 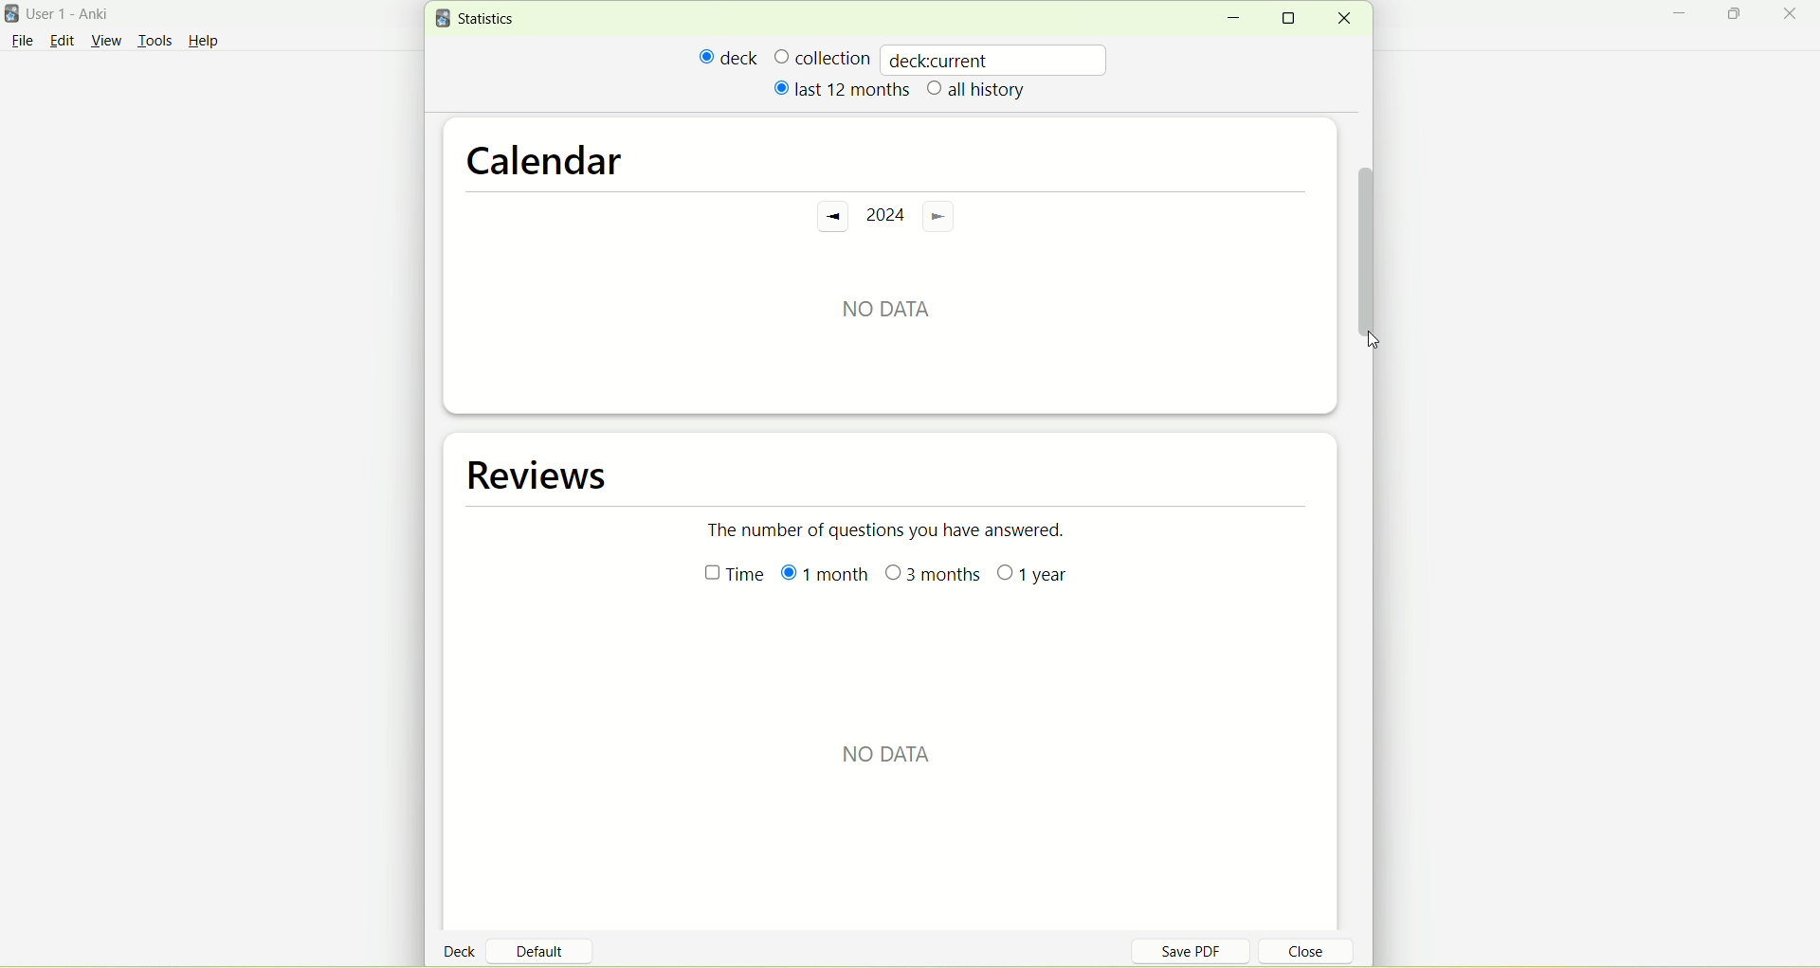 What do you see at coordinates (840, 88) in the screenshot?
I see `last 12 months` at bounding box center [840, 88].